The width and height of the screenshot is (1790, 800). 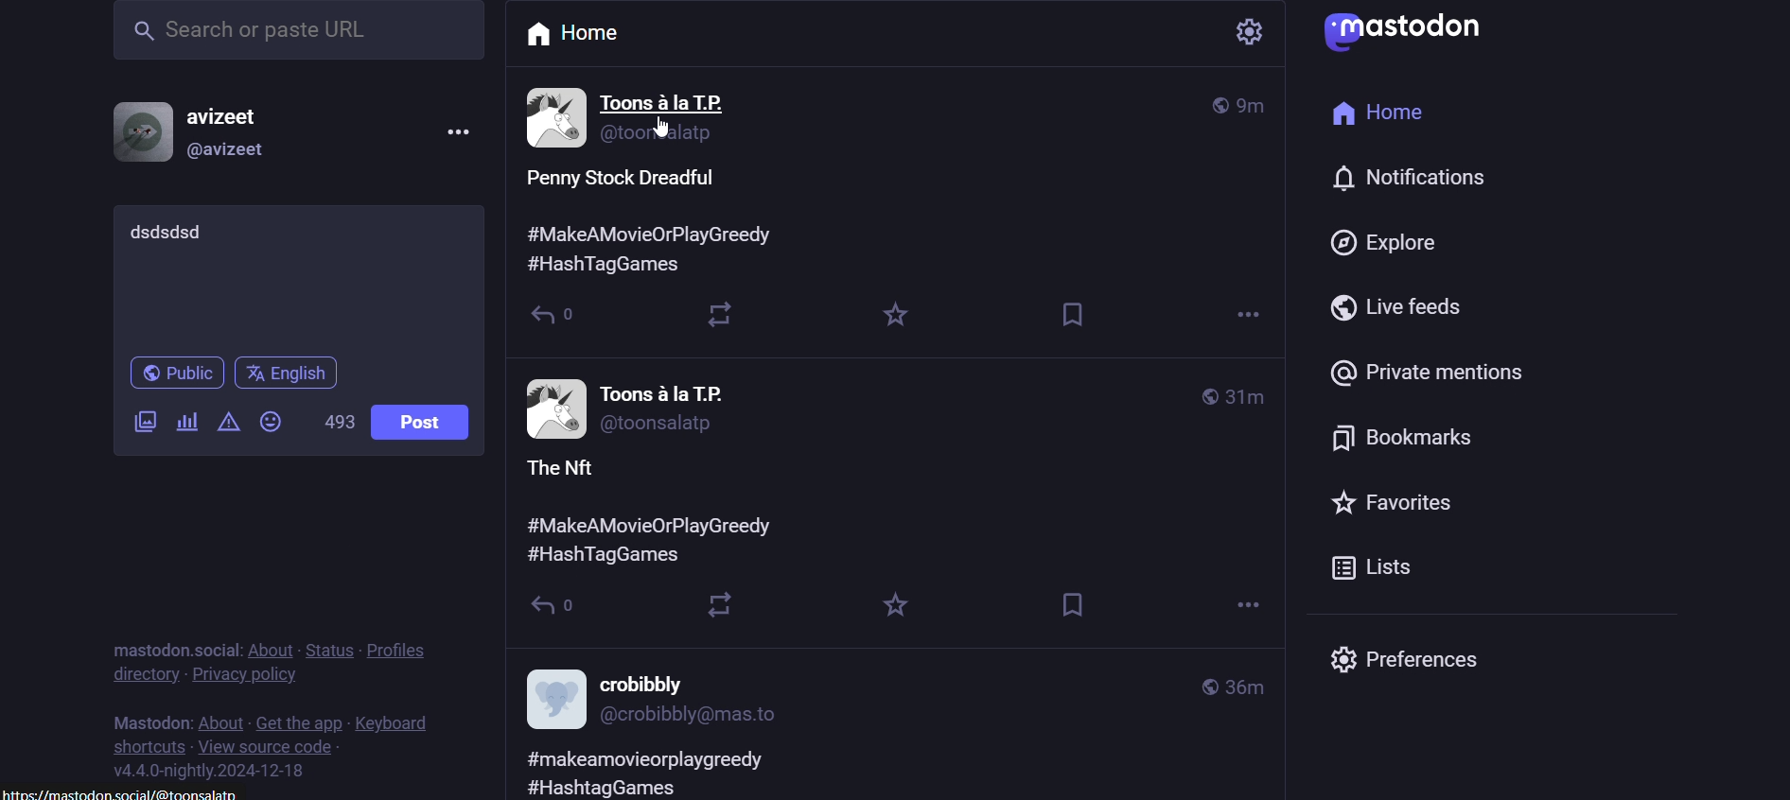 What do you see at coordinates (1427, 382) in the screenshot?
I see `private mentions` at bounding box center [1427, 382].